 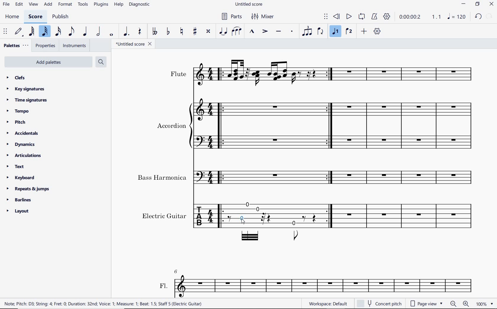 What do you see at coordinates (23, 156) in the screenshot?
I see `articulations` at bounding box center [23, 156].